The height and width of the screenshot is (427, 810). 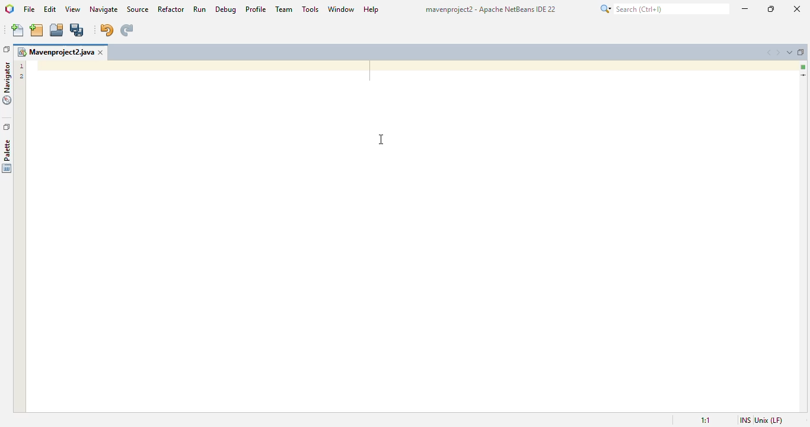 What do you see at coordinates (771, 9) in the screenshot?
I see `maximize` at bounding box center [771, 9].